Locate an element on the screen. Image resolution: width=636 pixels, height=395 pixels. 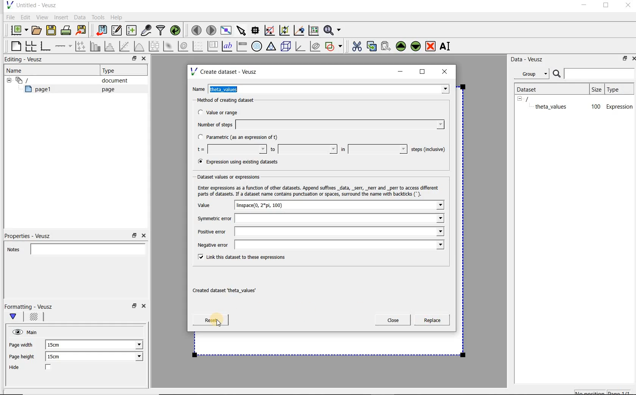
blank page is located at coordinates (15, 45).